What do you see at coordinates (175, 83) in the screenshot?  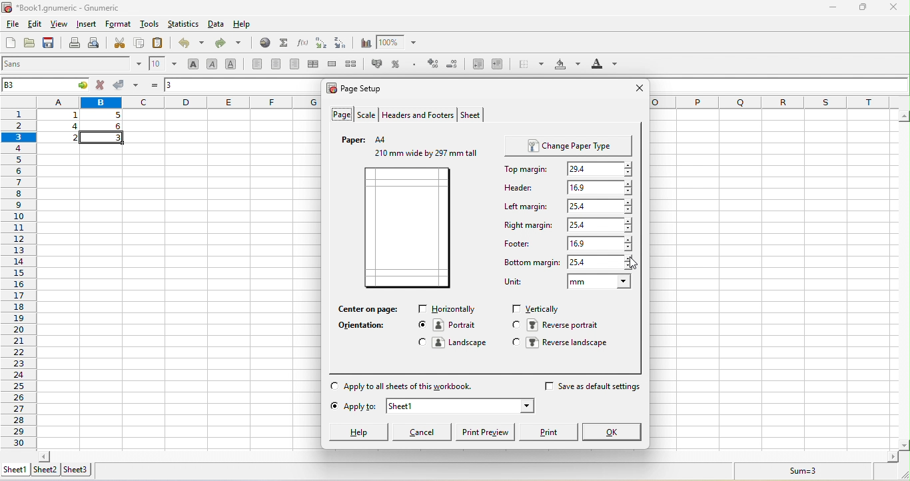 I see `3` at bounding box center [175, 83].